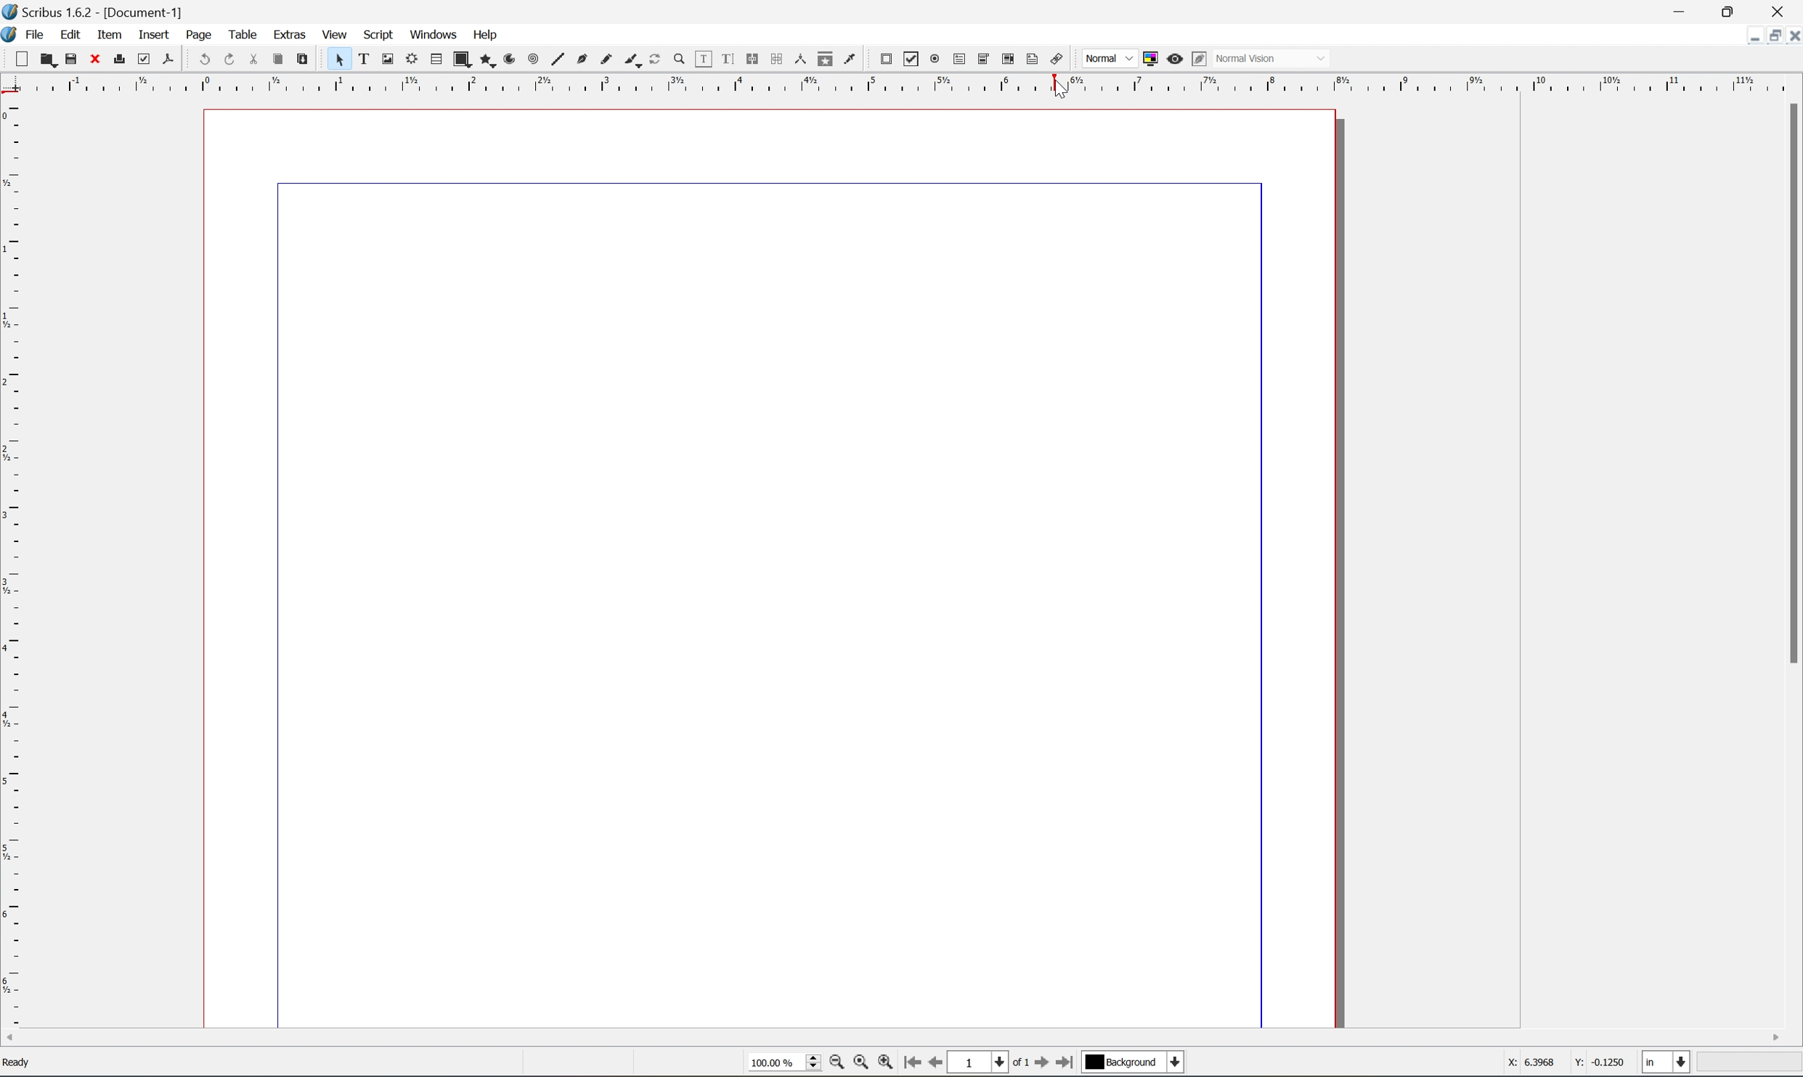  What do you see at coordinates (1740, 10) in the screenshot?
I see `restore down` at bounding box center [1740, 10].